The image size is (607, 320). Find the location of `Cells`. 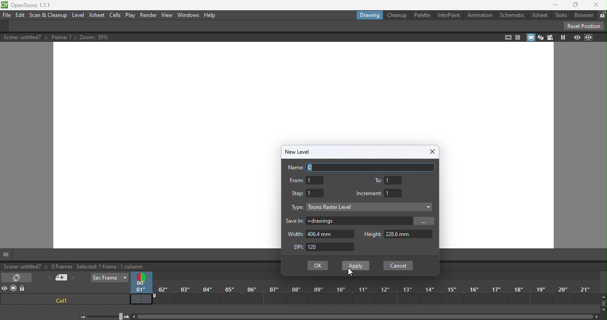

Cells is located at coordinates (115, 16).